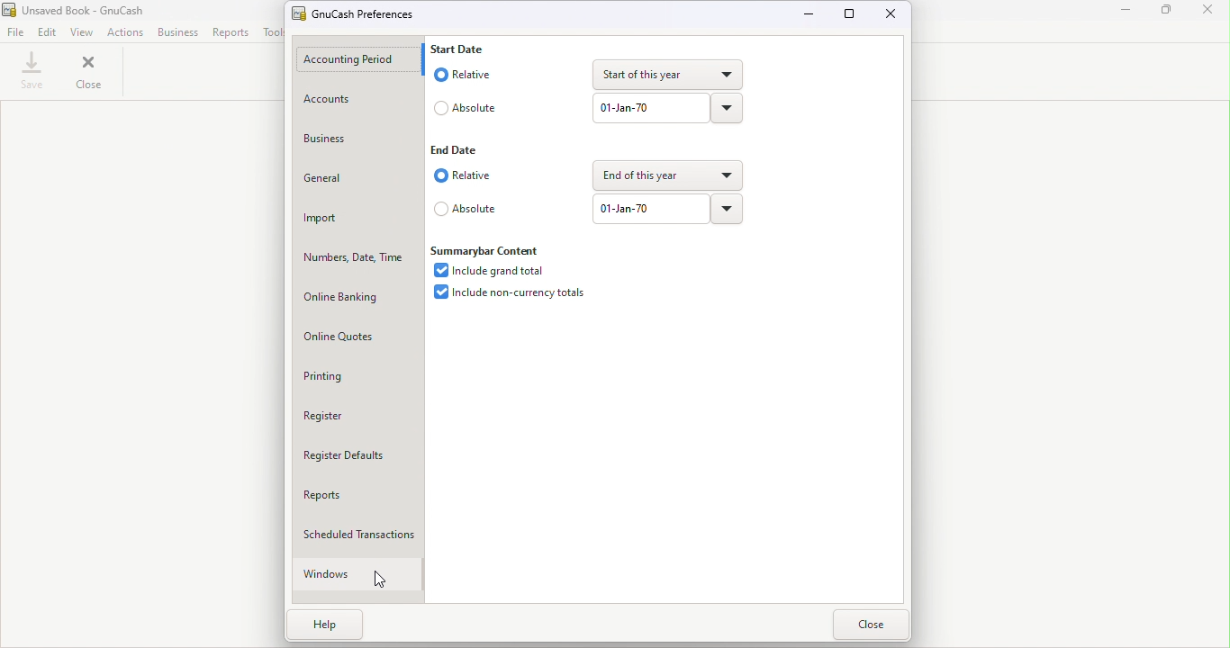 This screenshot has height=648, width=1230. I want to click on Business, so click(352, 144).